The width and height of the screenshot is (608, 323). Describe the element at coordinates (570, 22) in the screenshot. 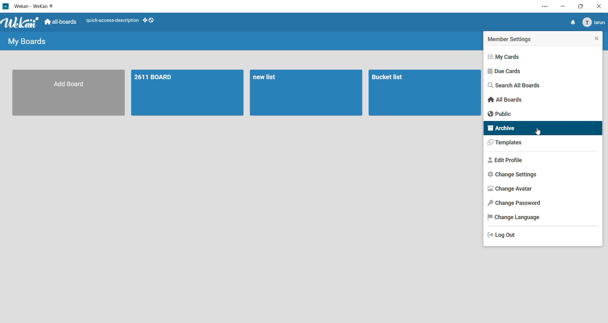

I see `notifications` at that location.